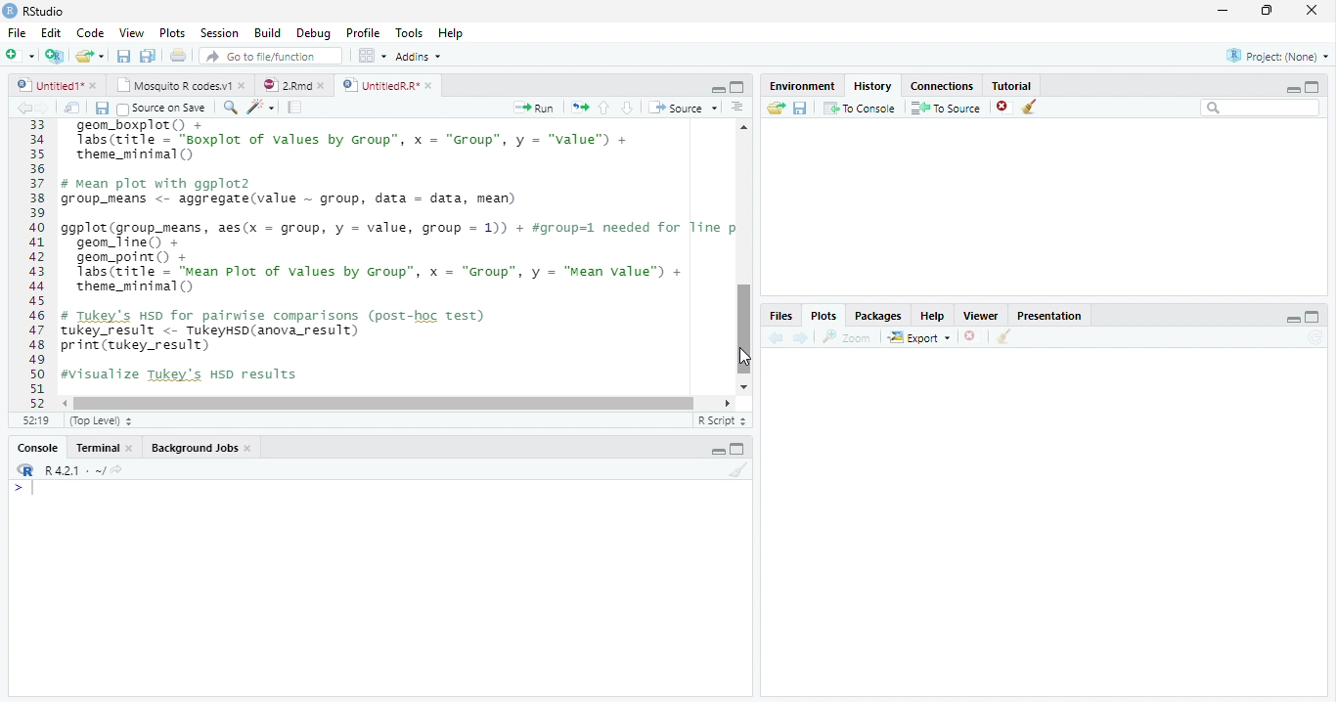 Image resolution: width=1336 pixels, height=702 pixels. Describe the element at coordinates (944, 84) in the screenshot. I see `Connections` at that location.